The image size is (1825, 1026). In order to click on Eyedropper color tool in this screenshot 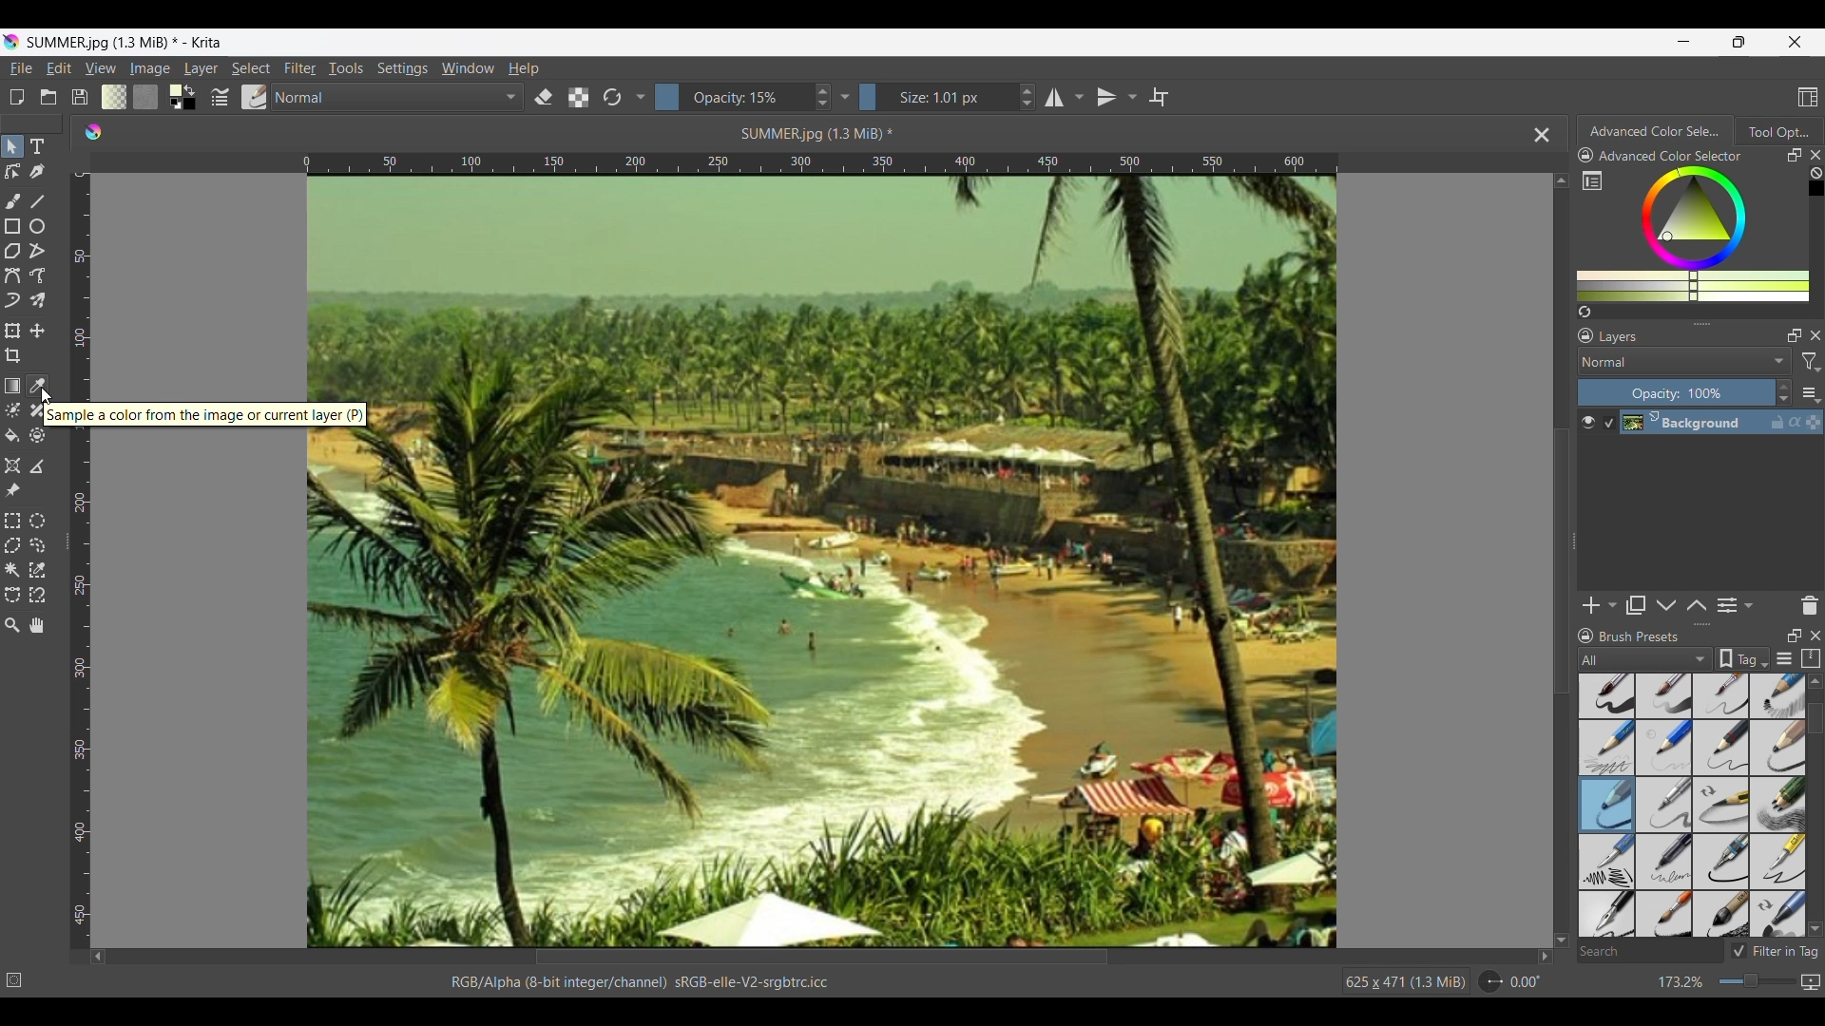, I will do `click(36, 386)`.